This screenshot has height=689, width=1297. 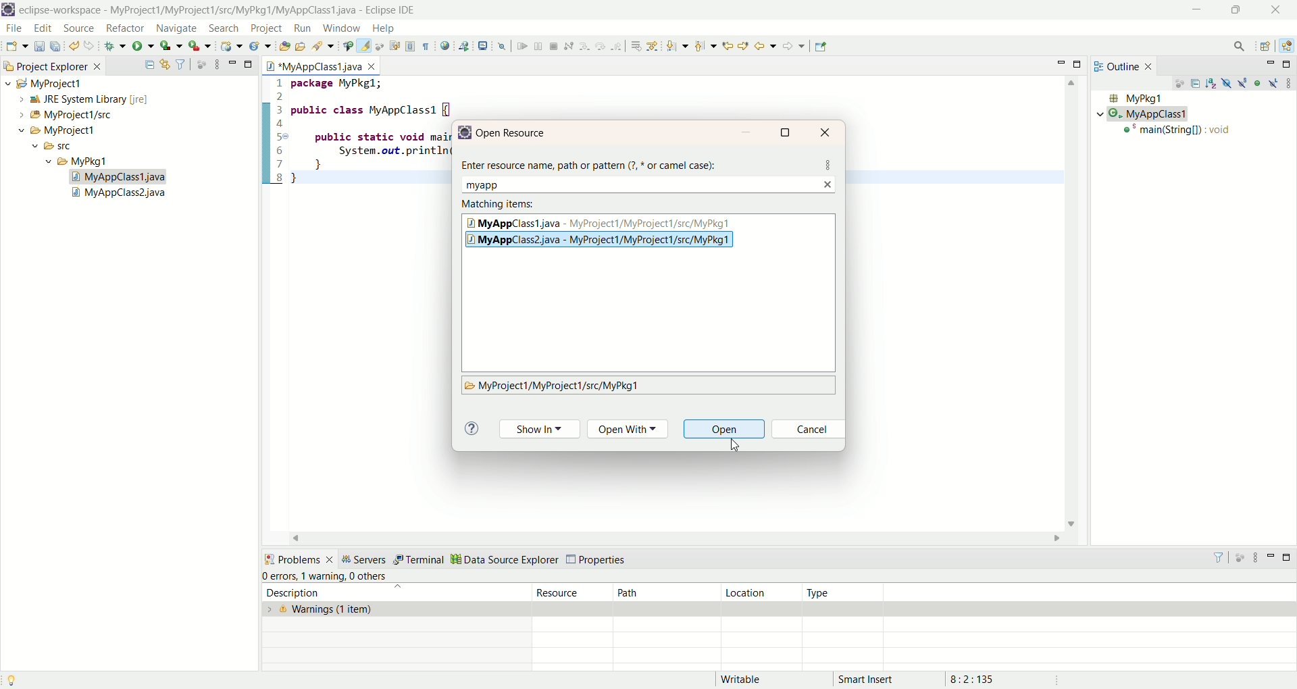 I want to click on run, so click(x=144, y=47).